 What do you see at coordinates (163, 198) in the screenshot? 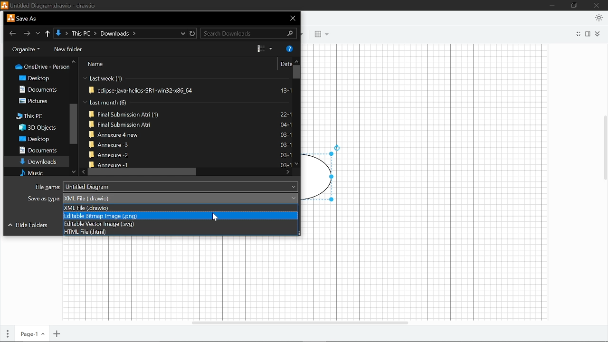
I see `Save file as` at bounding box center [163, 198].